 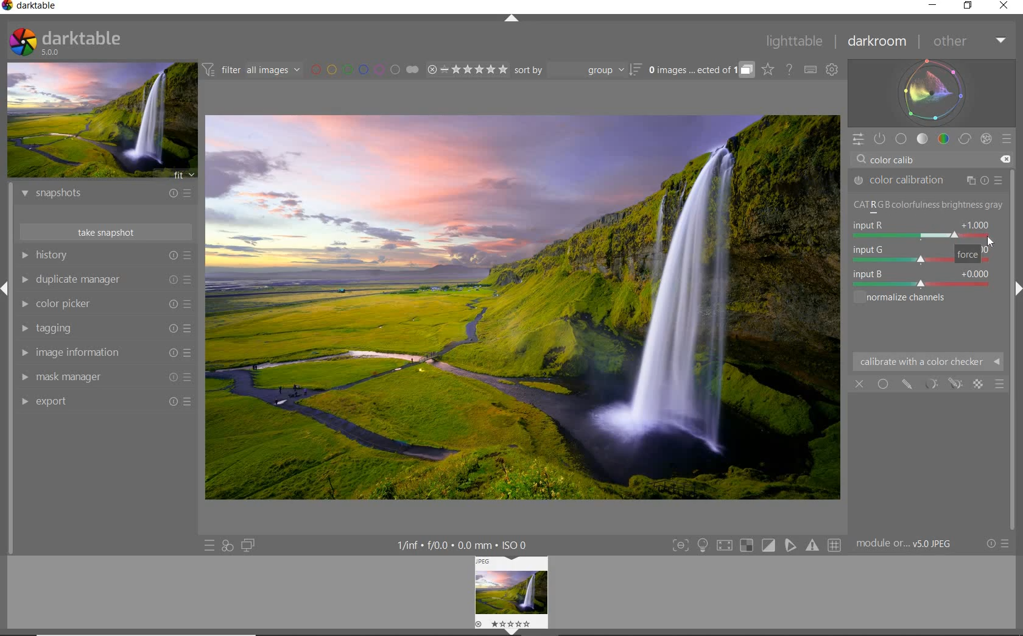 I want to click on CALIBRATE WITH A COLOR CHECKER, so click(x=928, y=361).